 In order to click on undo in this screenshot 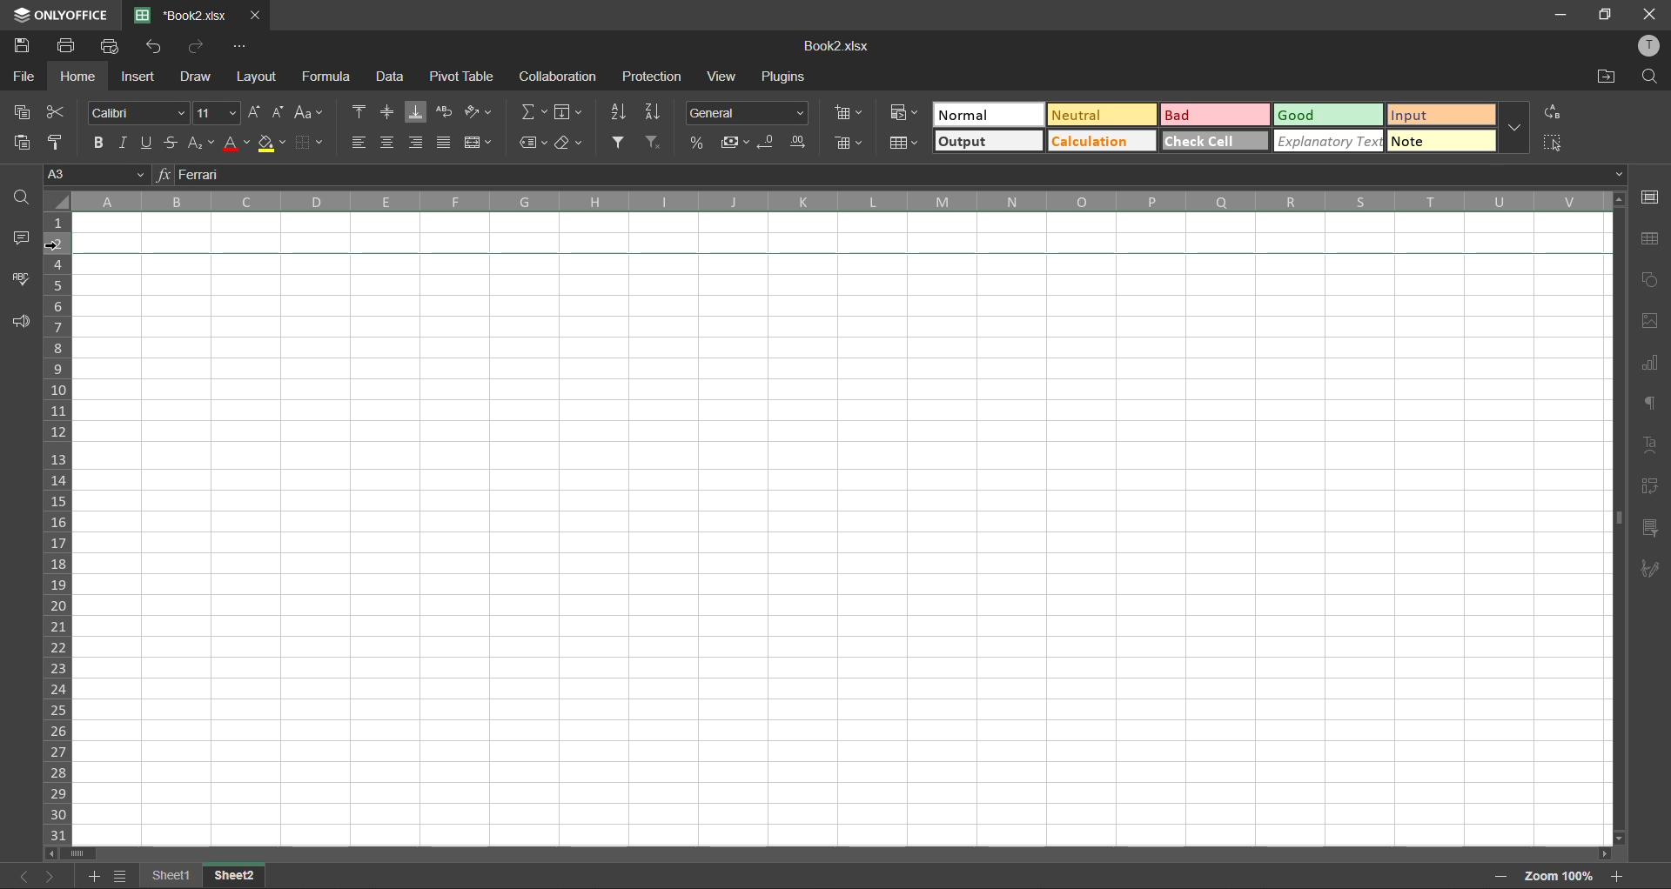, I will do `click(153, 47)`.